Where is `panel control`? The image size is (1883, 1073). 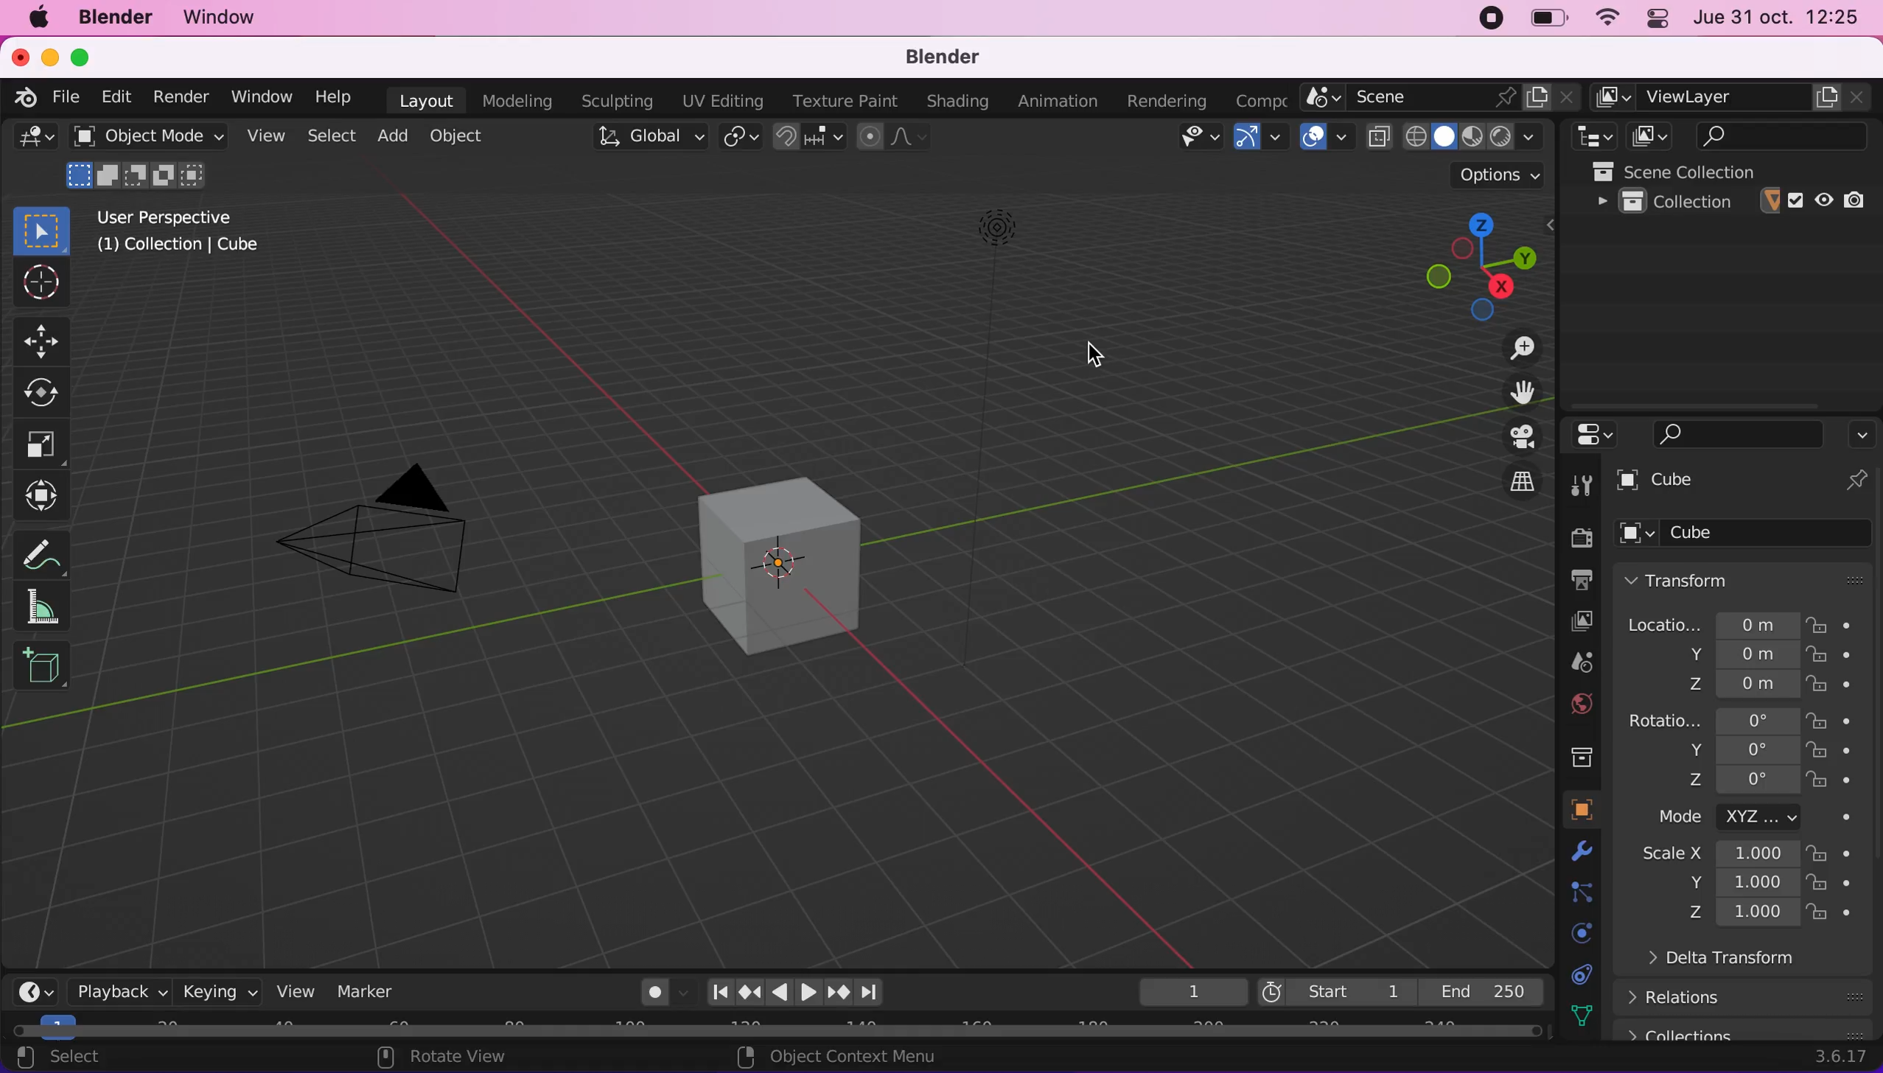
panel control is located at coordinates (1657, 18).